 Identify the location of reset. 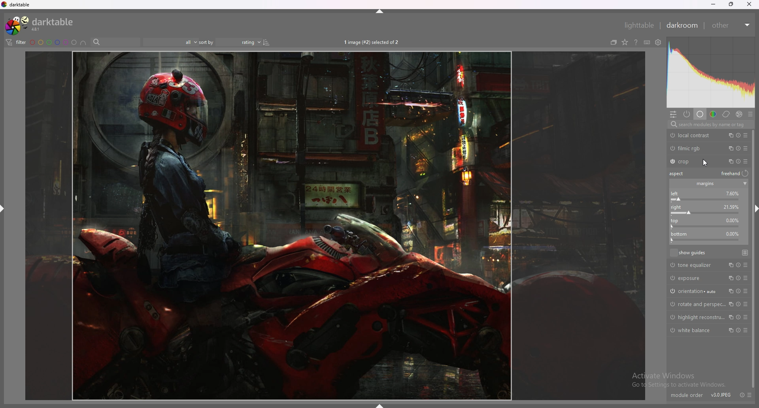
(739, 148).